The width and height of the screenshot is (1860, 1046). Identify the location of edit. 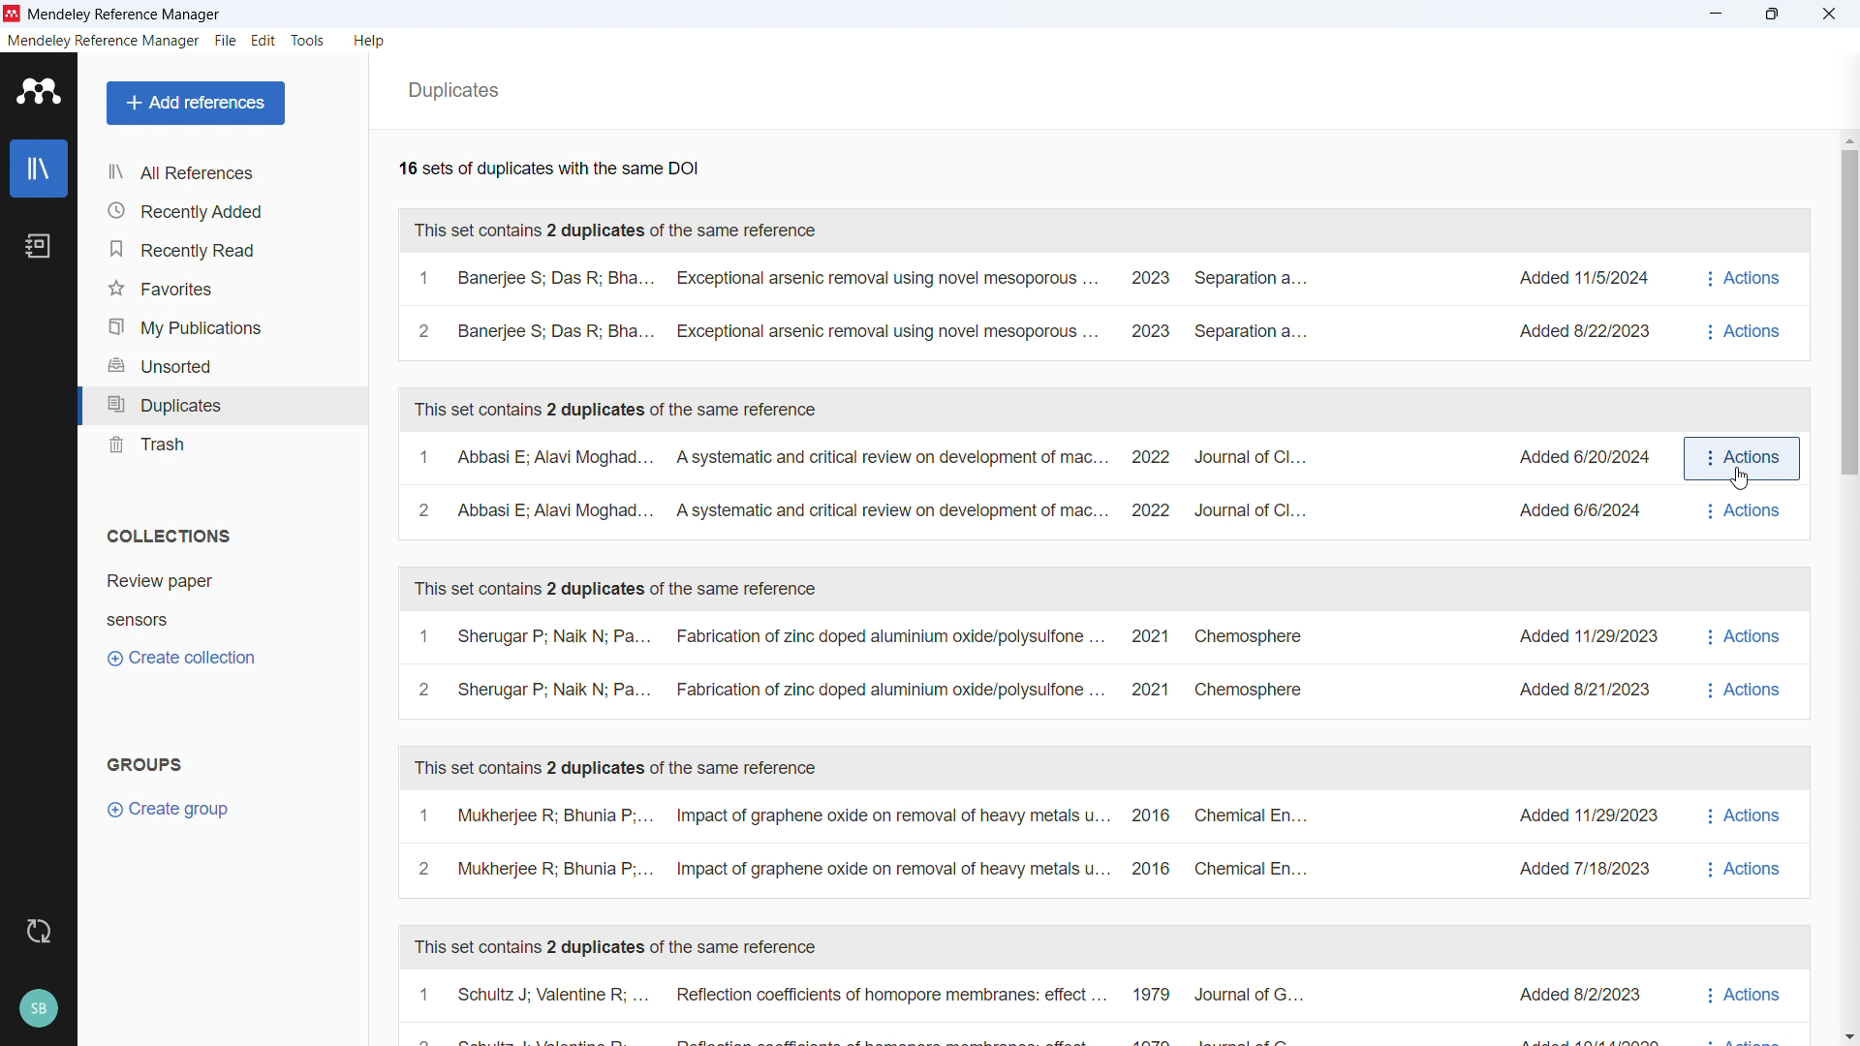
(263, 40).